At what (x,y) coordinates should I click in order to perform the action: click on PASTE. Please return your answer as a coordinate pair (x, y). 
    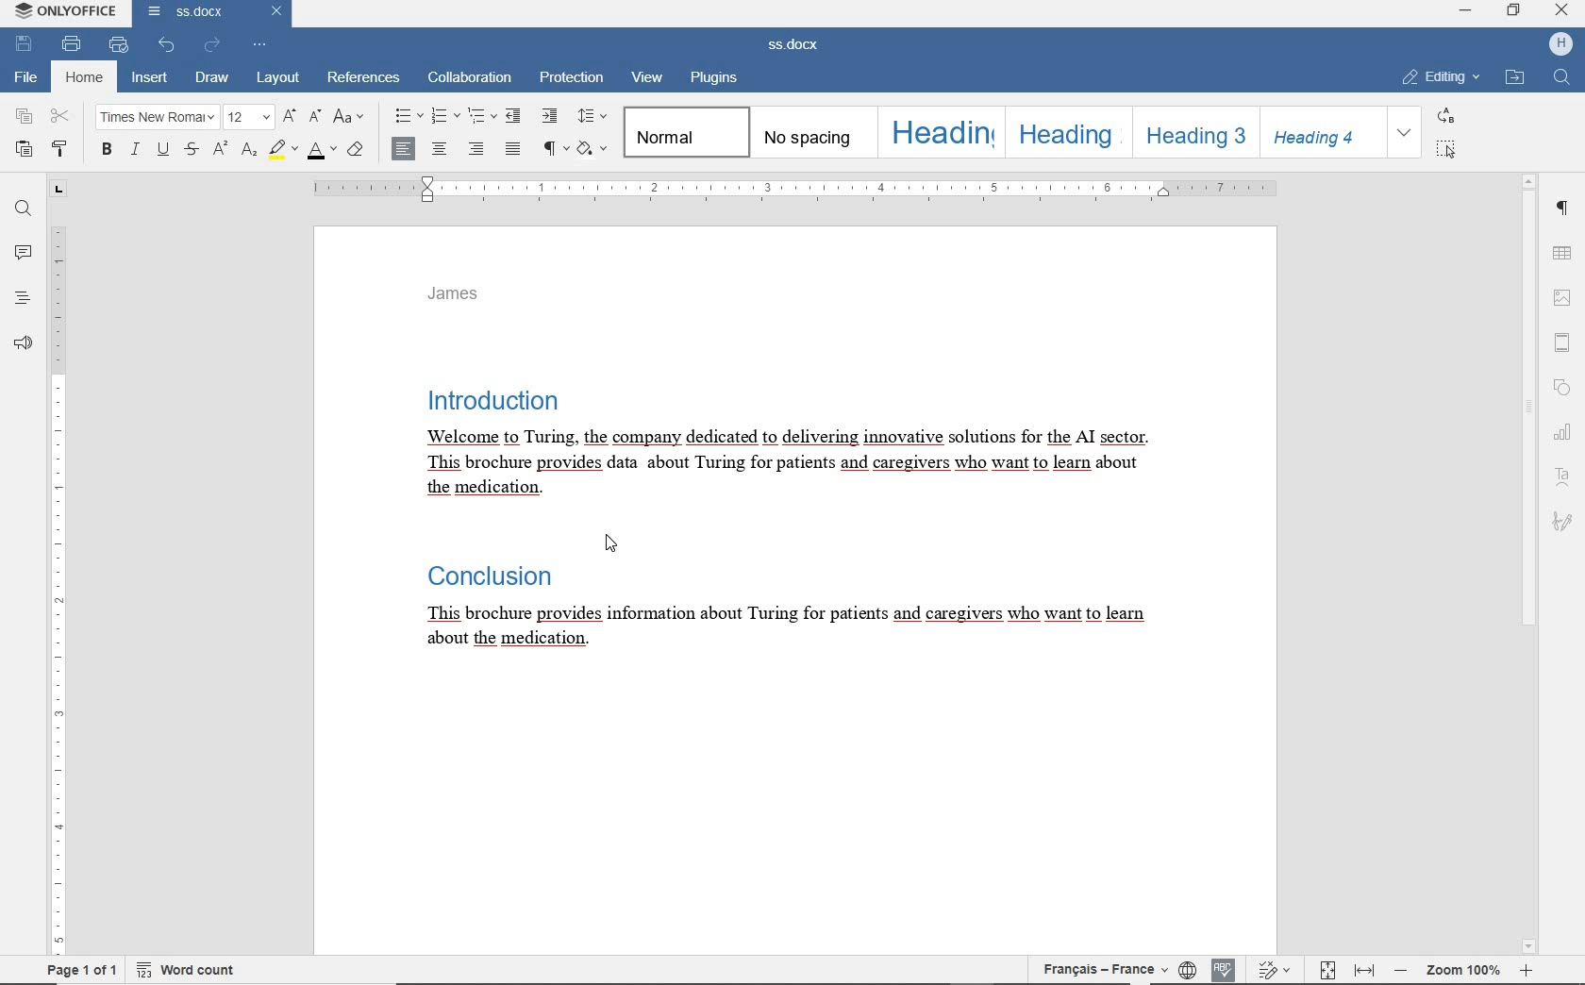
    Looking at the image, I should click on (25, 150).